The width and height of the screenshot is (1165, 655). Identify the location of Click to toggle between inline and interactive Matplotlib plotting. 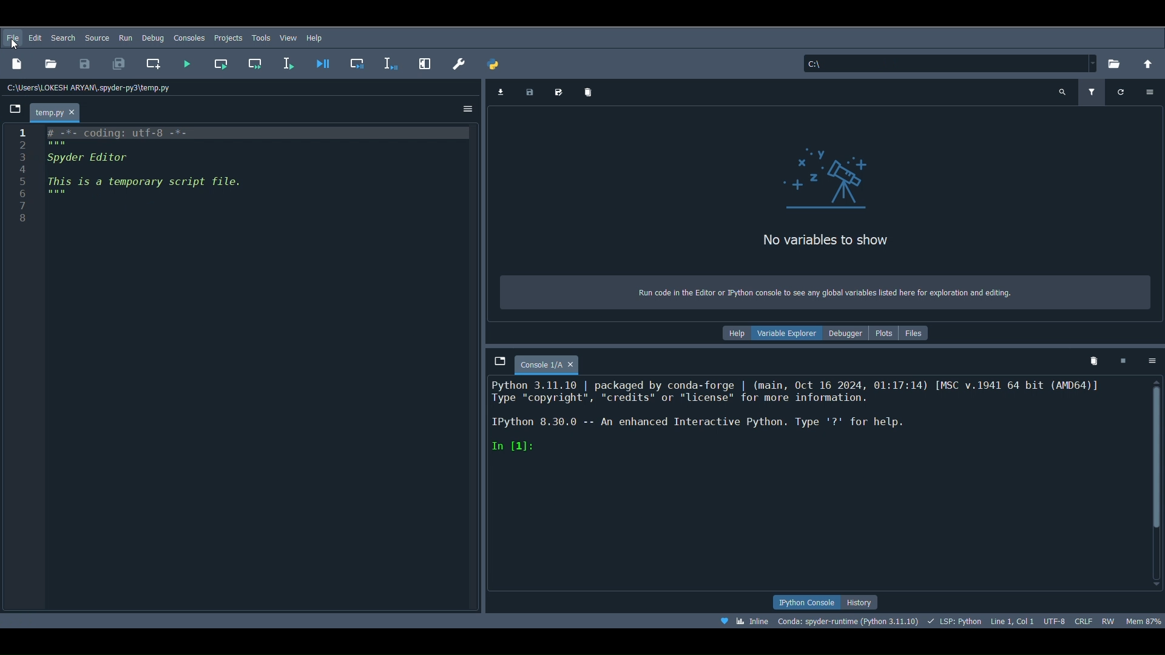
(746, 622).